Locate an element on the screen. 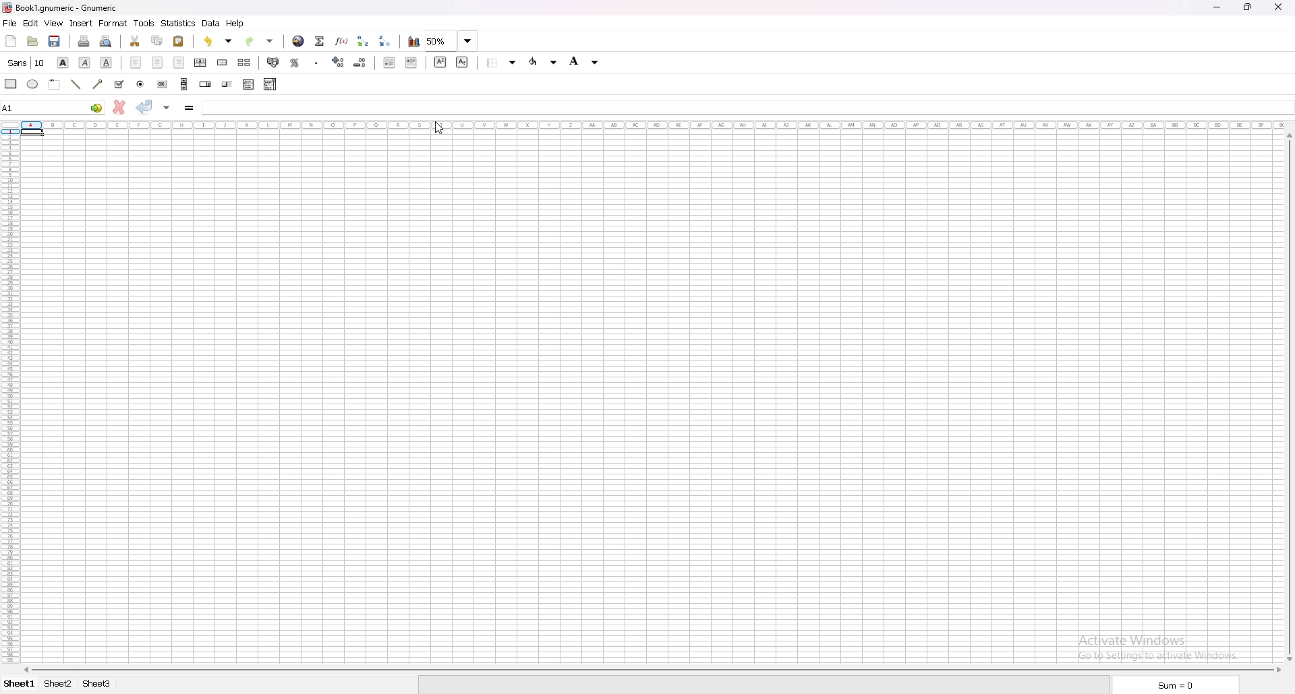 Image resolution: width=1295 pixels, height=694 pixels. percentage is located at coordinates (295, 63).